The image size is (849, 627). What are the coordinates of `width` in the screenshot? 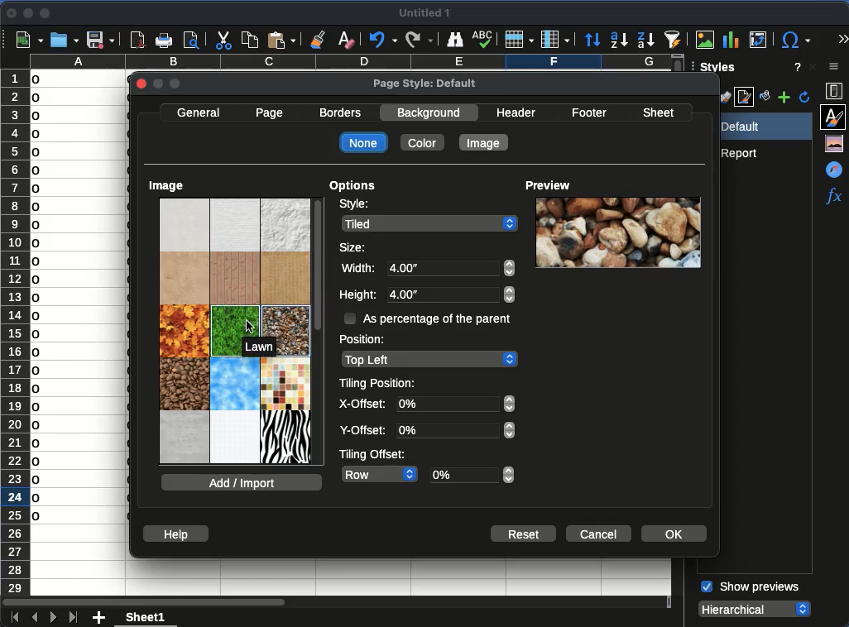 It's located at (357, 270).